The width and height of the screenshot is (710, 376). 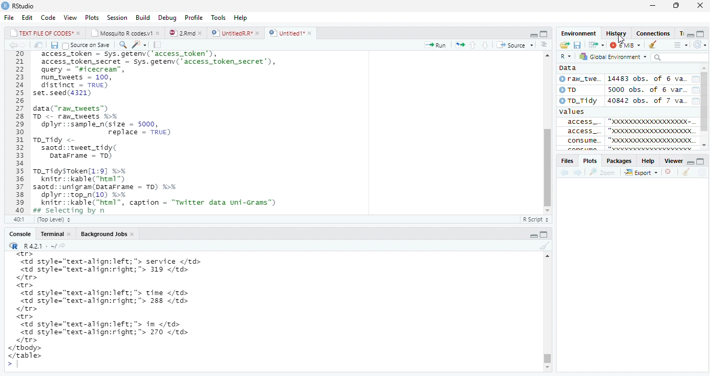 What do you see at coordinates (9, 16) in the screenshot?
I see `File` at bounding box center [9, 16].